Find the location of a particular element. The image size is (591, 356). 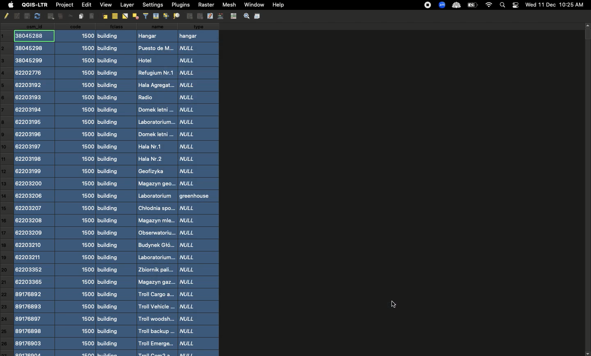

Group Objects is located at coordinates (189, 16).